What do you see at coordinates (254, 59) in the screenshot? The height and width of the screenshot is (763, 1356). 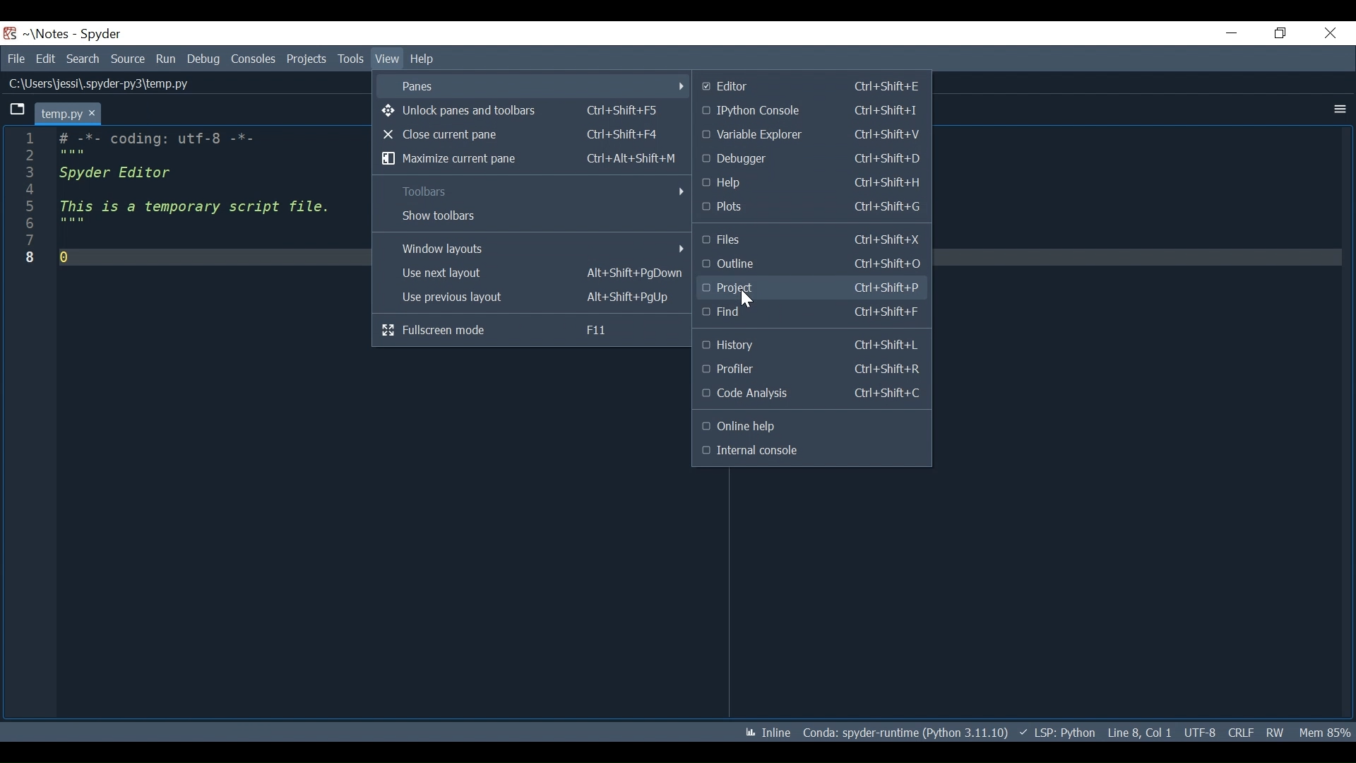 I see `Consoles` at bounding box center [254, 59].